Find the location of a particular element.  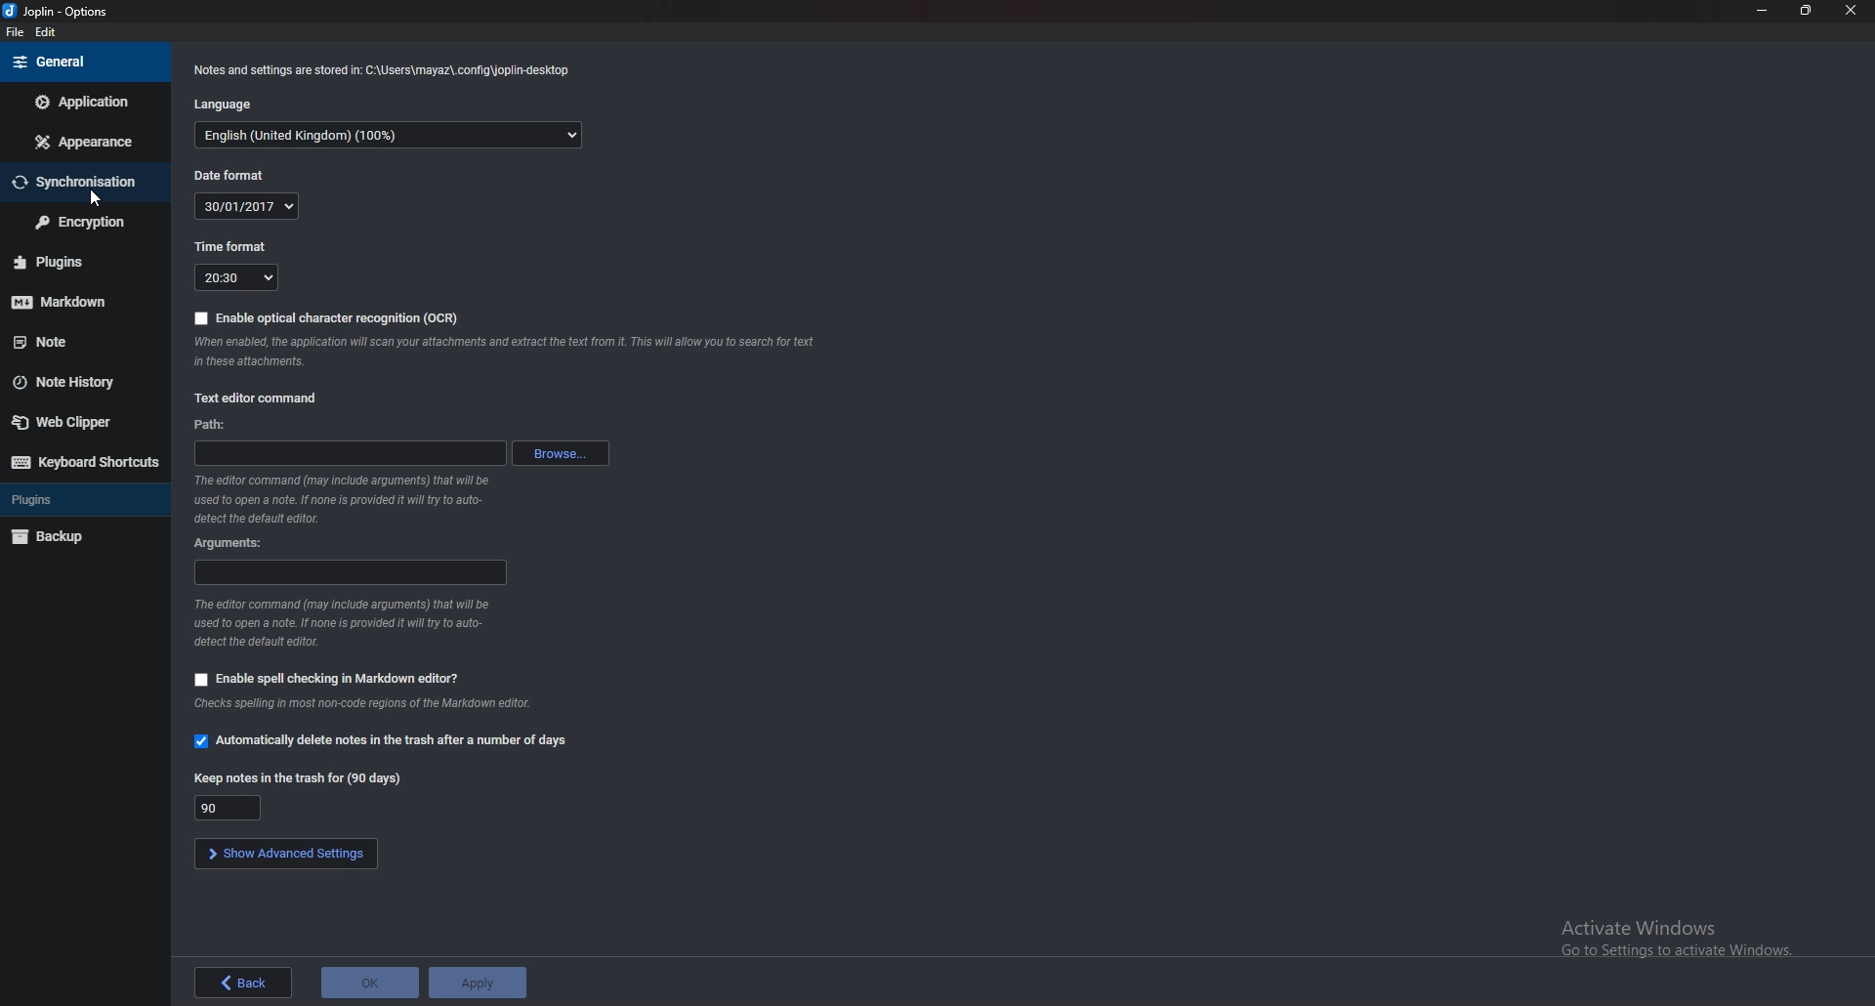

minimize is located at coordinates (1763, 10).